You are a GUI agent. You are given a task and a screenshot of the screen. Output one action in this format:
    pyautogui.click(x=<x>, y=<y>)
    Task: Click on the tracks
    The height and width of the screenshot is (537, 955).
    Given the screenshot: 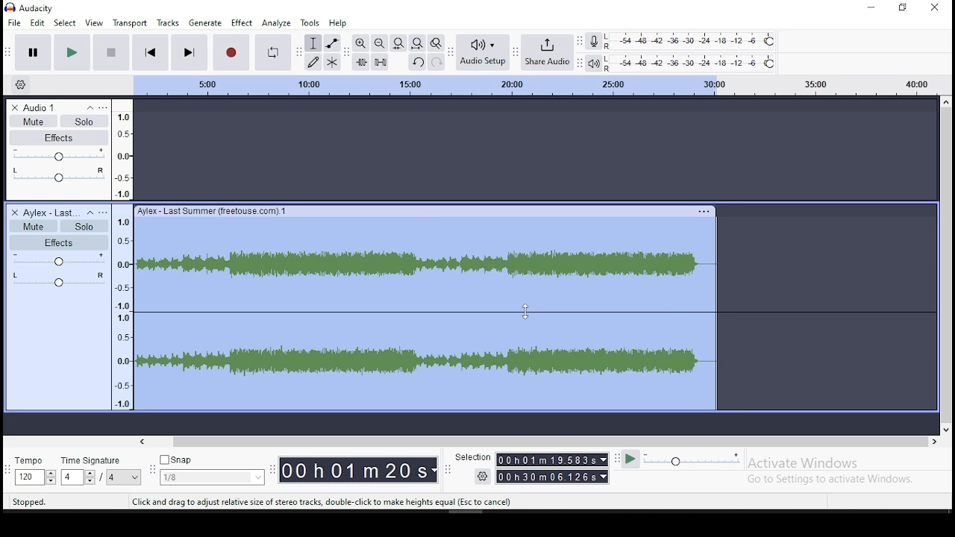 What is the action you would take?
    pyautogui.click(x=169, y=22)
    